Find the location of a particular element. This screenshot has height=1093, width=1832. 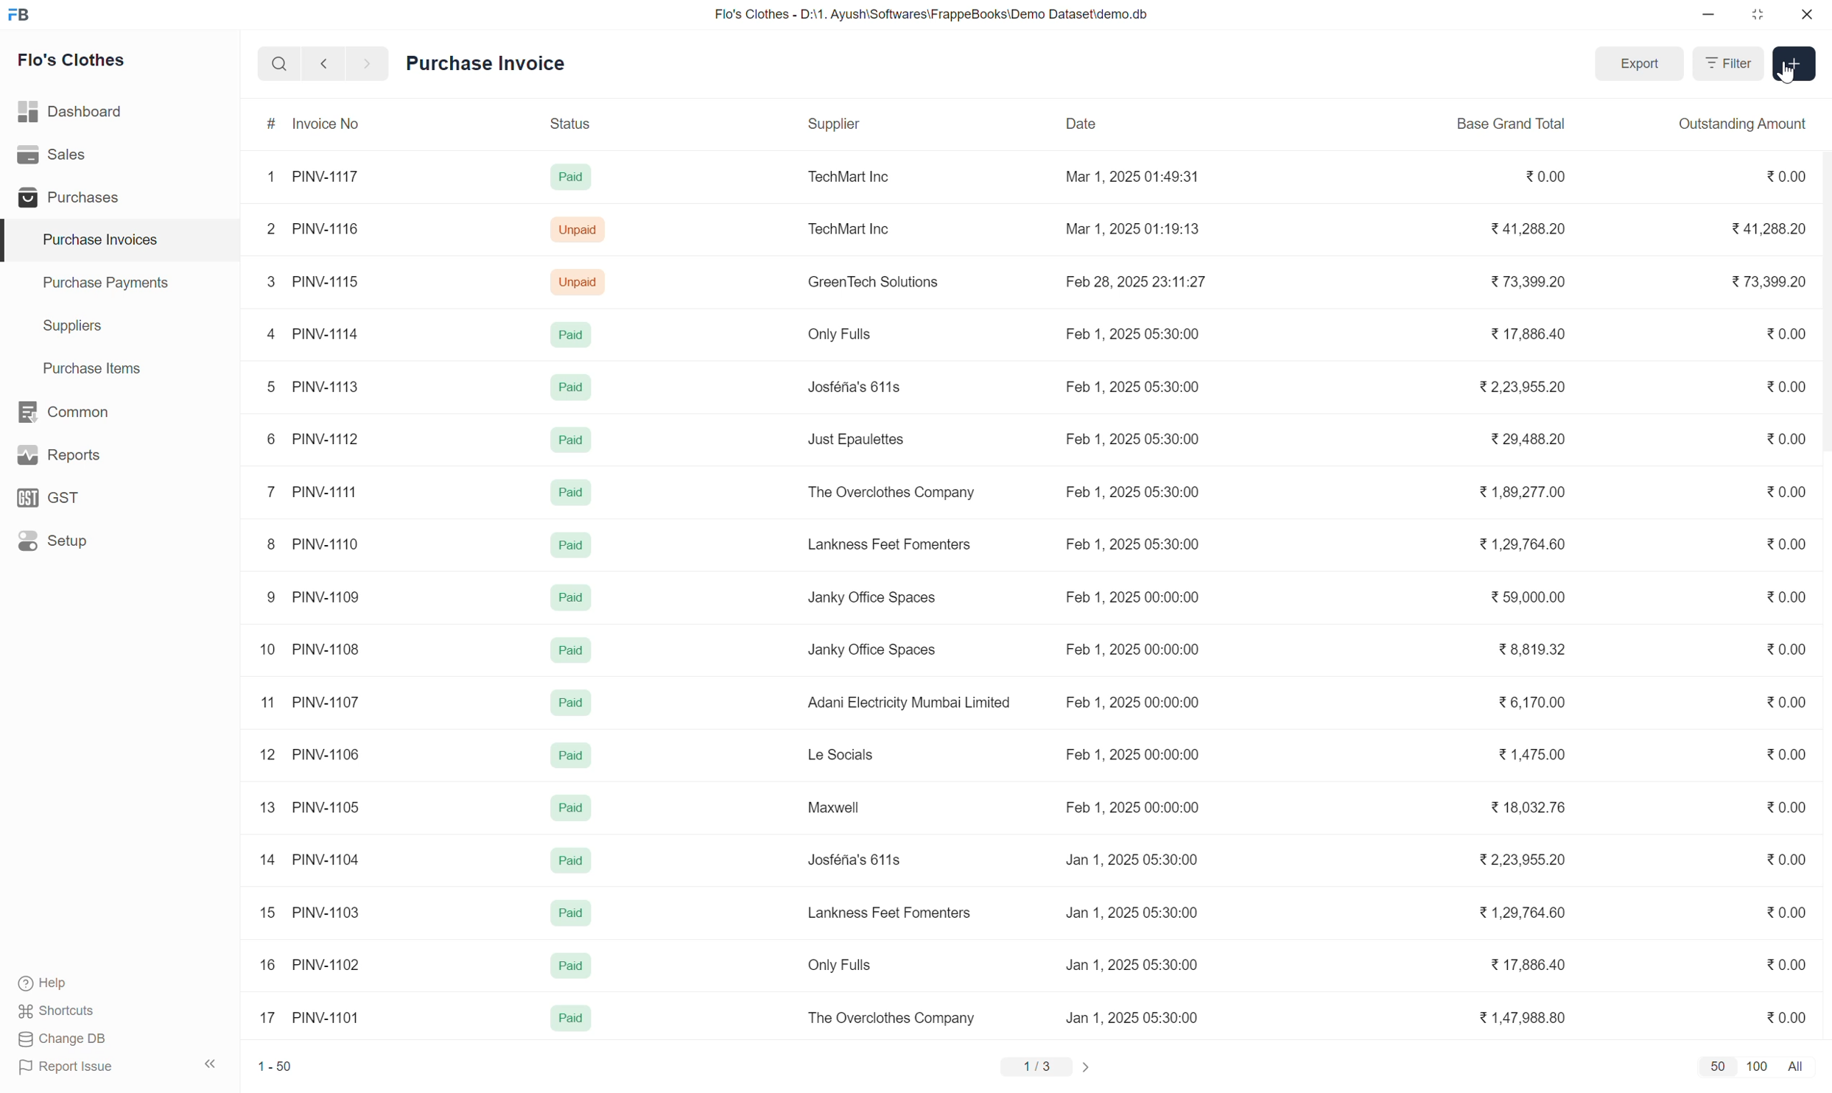

Le Socials is located at coordinates (846, 754).